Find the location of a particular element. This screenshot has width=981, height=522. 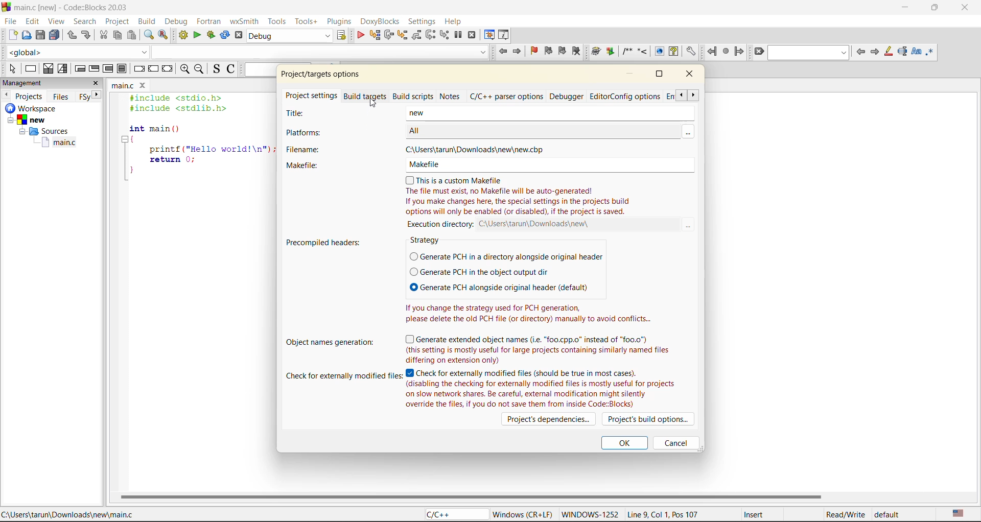

build targets is located at coordinates (366, 98).